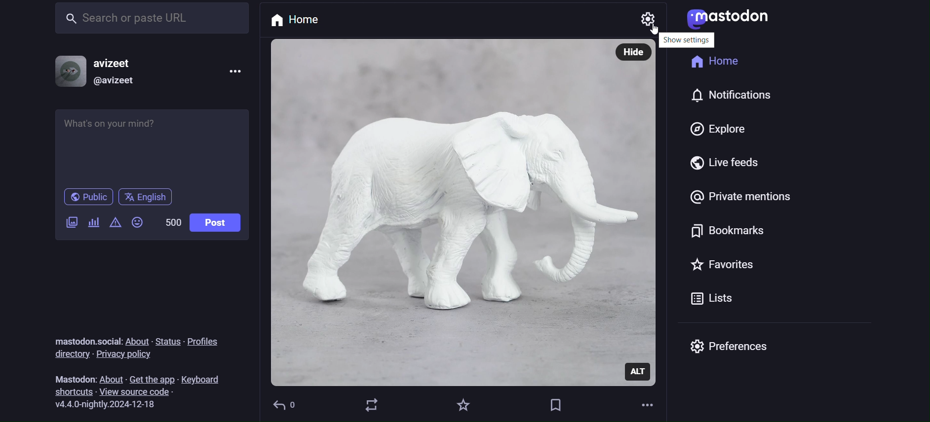 This screenshot has height=422, width=930. Describe the element at coordinates (650, 20) in the screenshot. I see `Setting` at that location.